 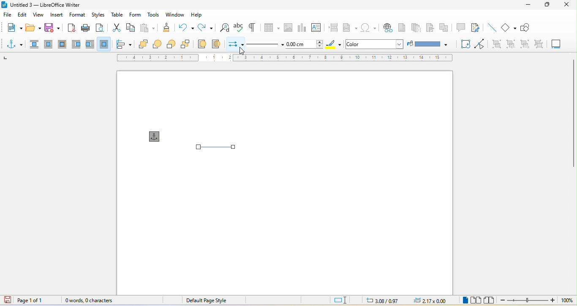 I want to click on to background, so click(x=218, y=44).